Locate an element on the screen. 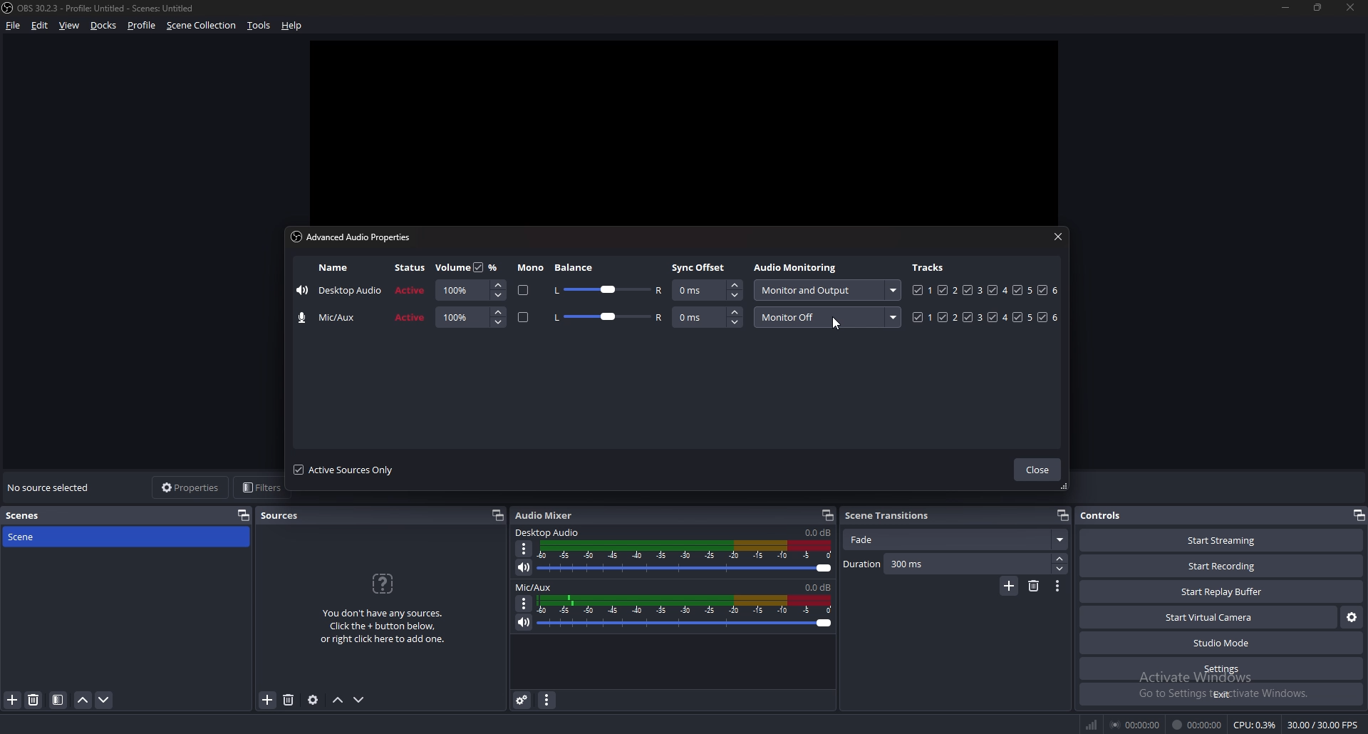 This screenshot has width=1368, height=734. tracks is located at coordinates (983, 316).